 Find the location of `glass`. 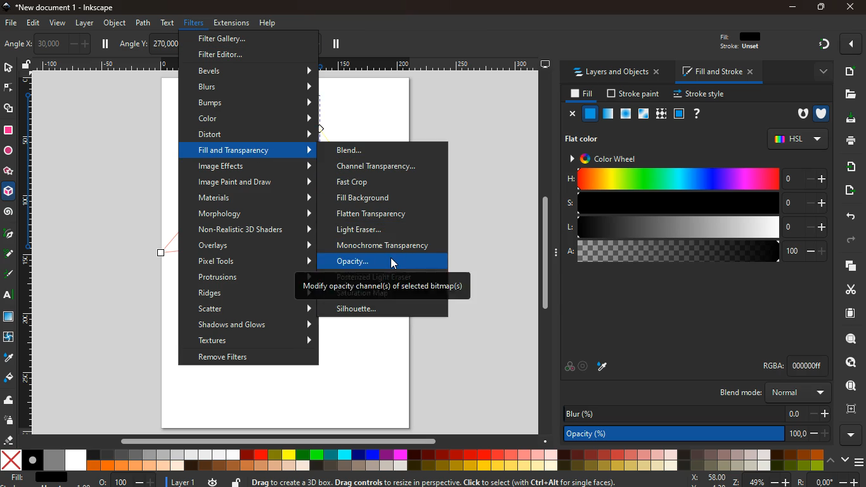

glass is located at coordinates (642, 114).